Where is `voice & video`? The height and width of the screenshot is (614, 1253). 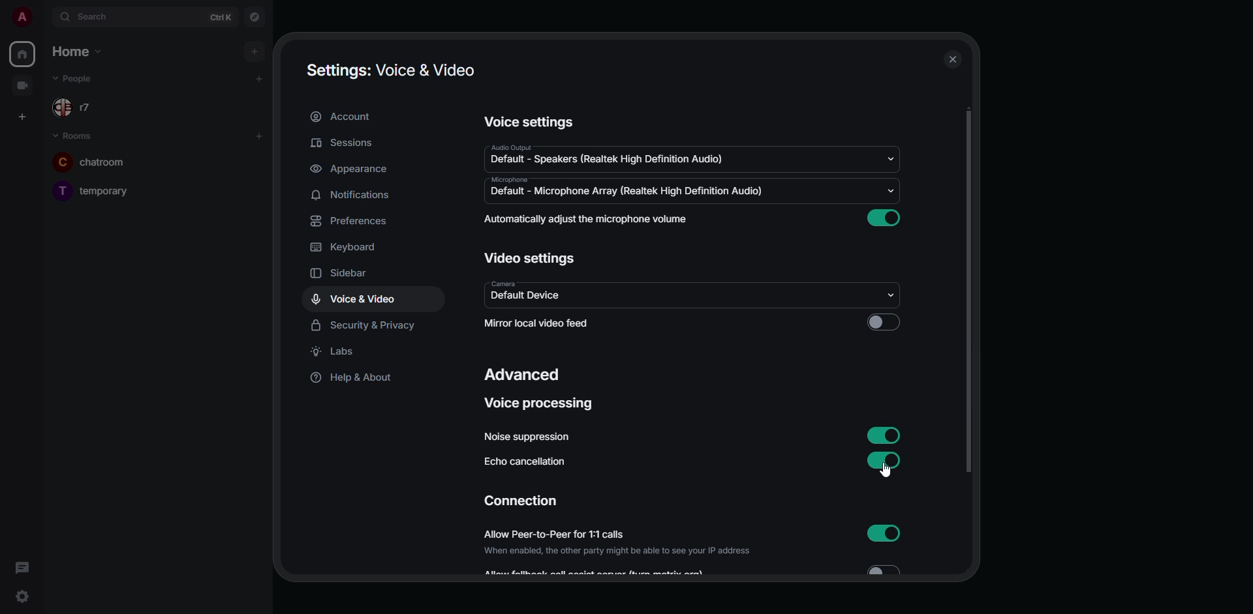
voice & video is located at coordinates (354, 300).